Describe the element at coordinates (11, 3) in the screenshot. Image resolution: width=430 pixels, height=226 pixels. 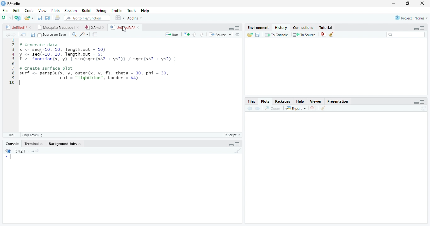
I see `RStudio` at that location.